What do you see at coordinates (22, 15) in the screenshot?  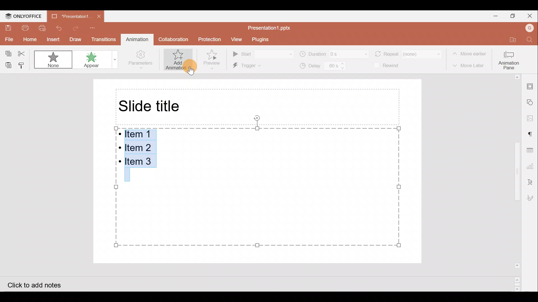 I see `ONLYOFFICE` at bounding box center [22, 15].